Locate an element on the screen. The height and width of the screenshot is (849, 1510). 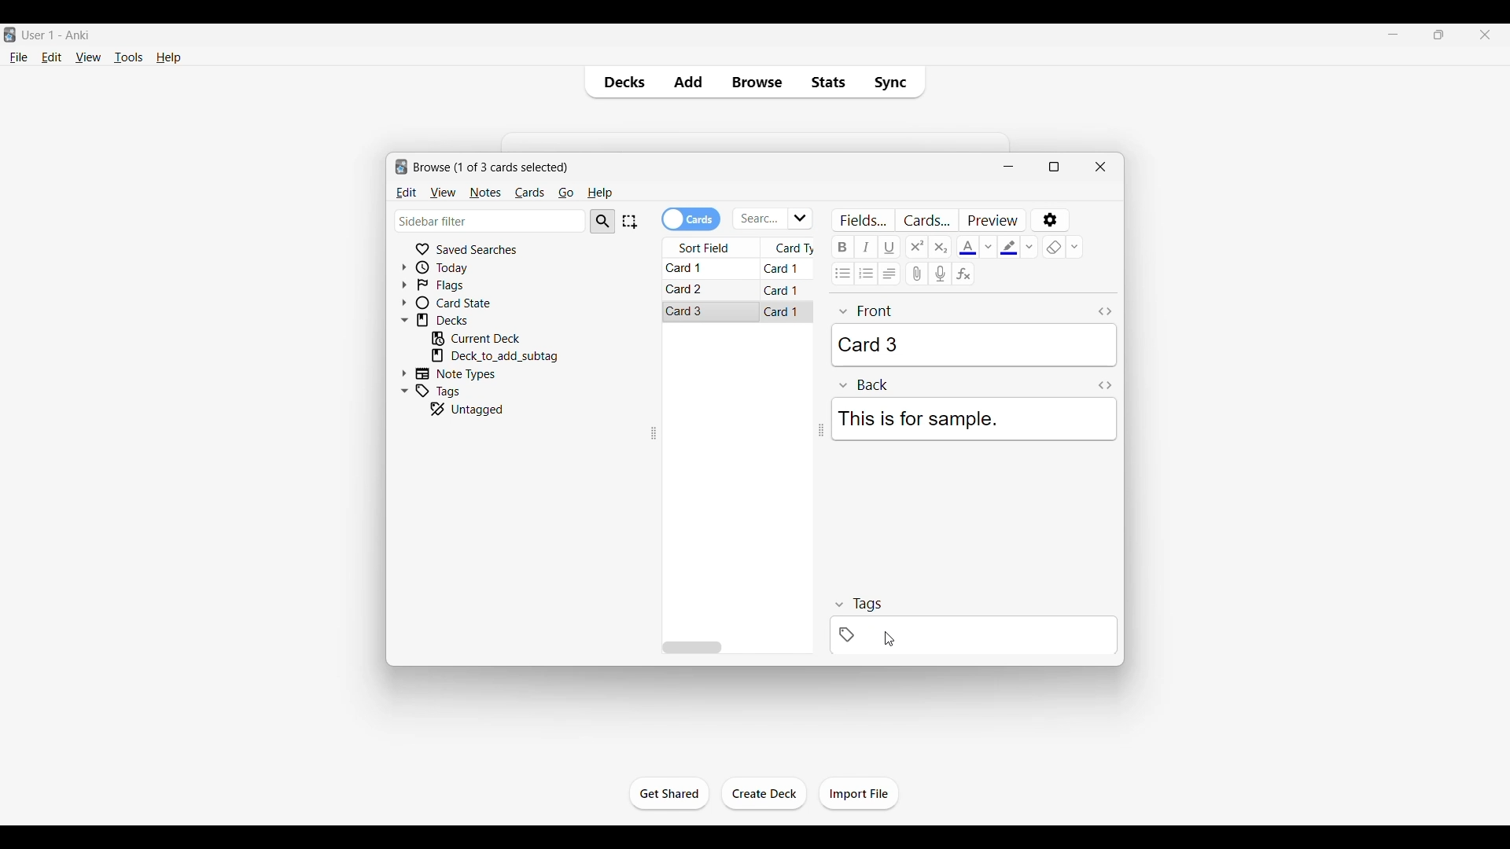
Tools menu is located at coordinates (129, 57).